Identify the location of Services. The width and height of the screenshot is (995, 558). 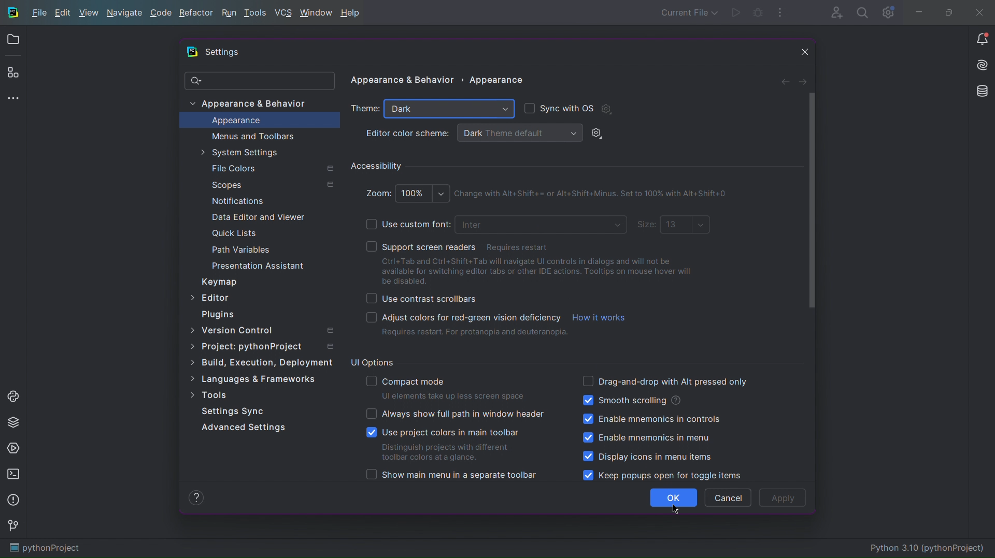
(13, 448).